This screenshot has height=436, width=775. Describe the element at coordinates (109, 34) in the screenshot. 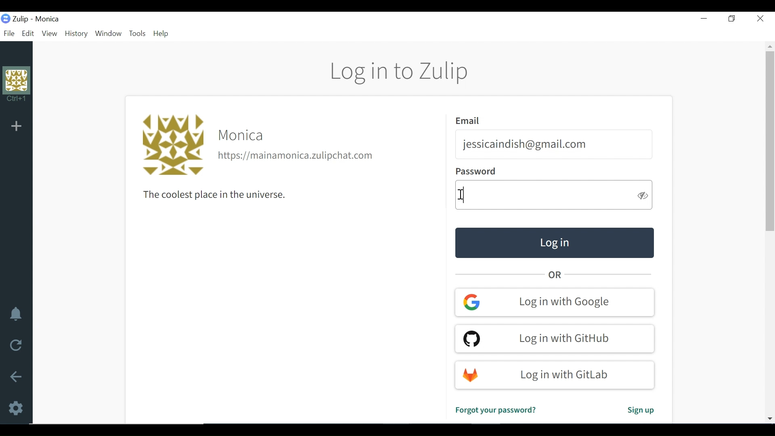

I see `Window` at that location.